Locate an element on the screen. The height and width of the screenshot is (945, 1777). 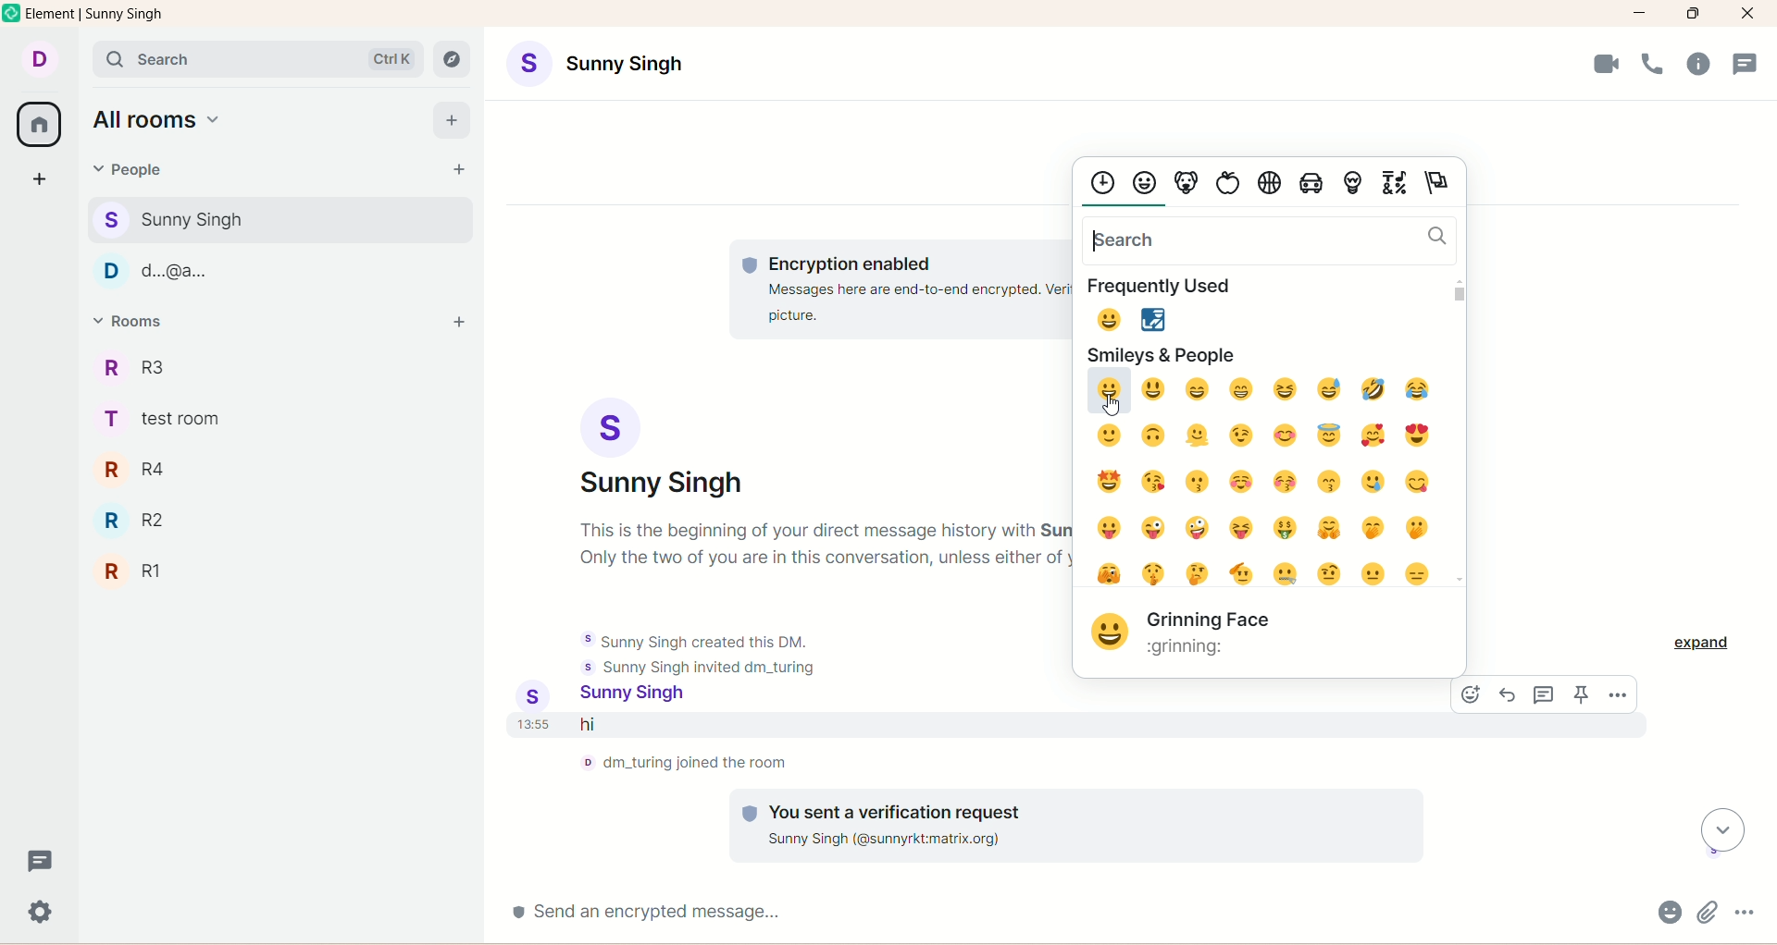
message is located at coordinates (756, 725).